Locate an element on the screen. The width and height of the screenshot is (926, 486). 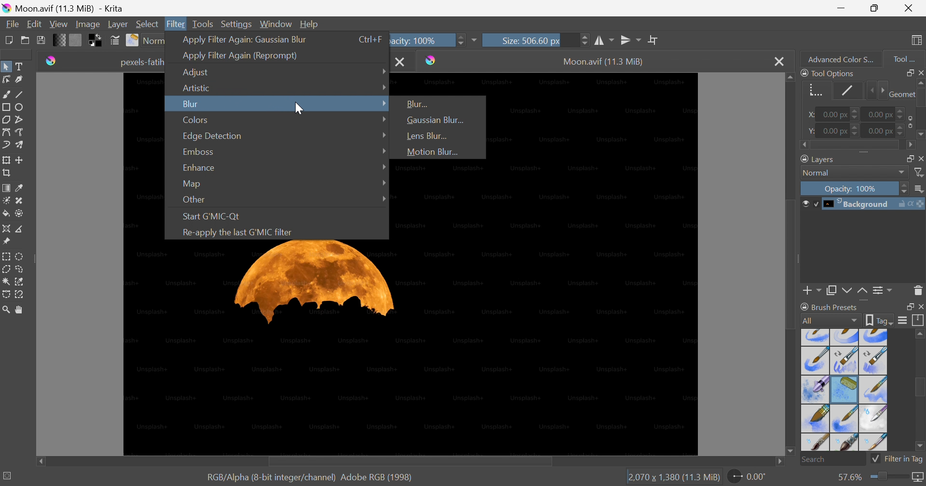
Filter in Tag is located at coordinates (897, 460).